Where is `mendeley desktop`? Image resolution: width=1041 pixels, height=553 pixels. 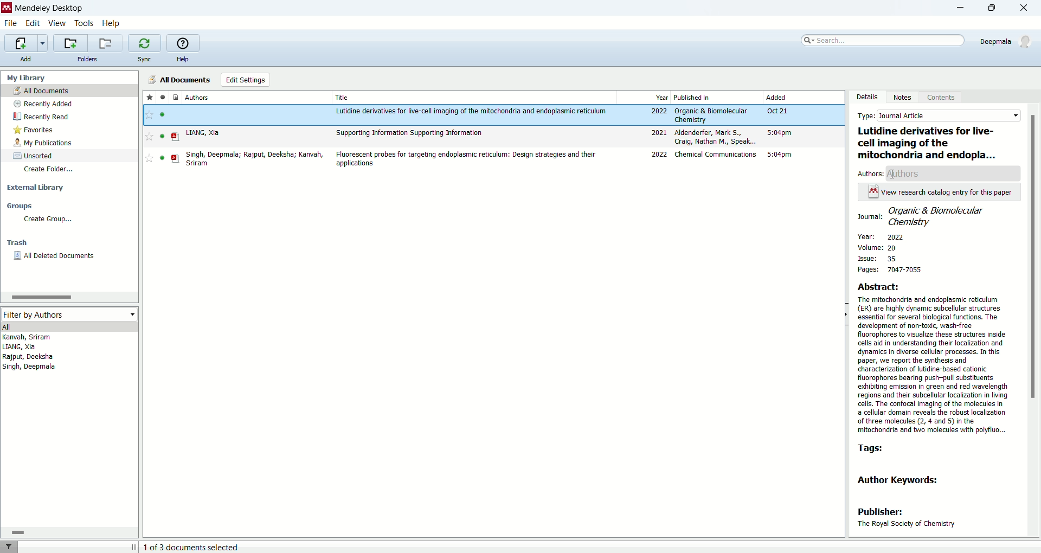
mendeley desktop is located at coordinates (48, 8).